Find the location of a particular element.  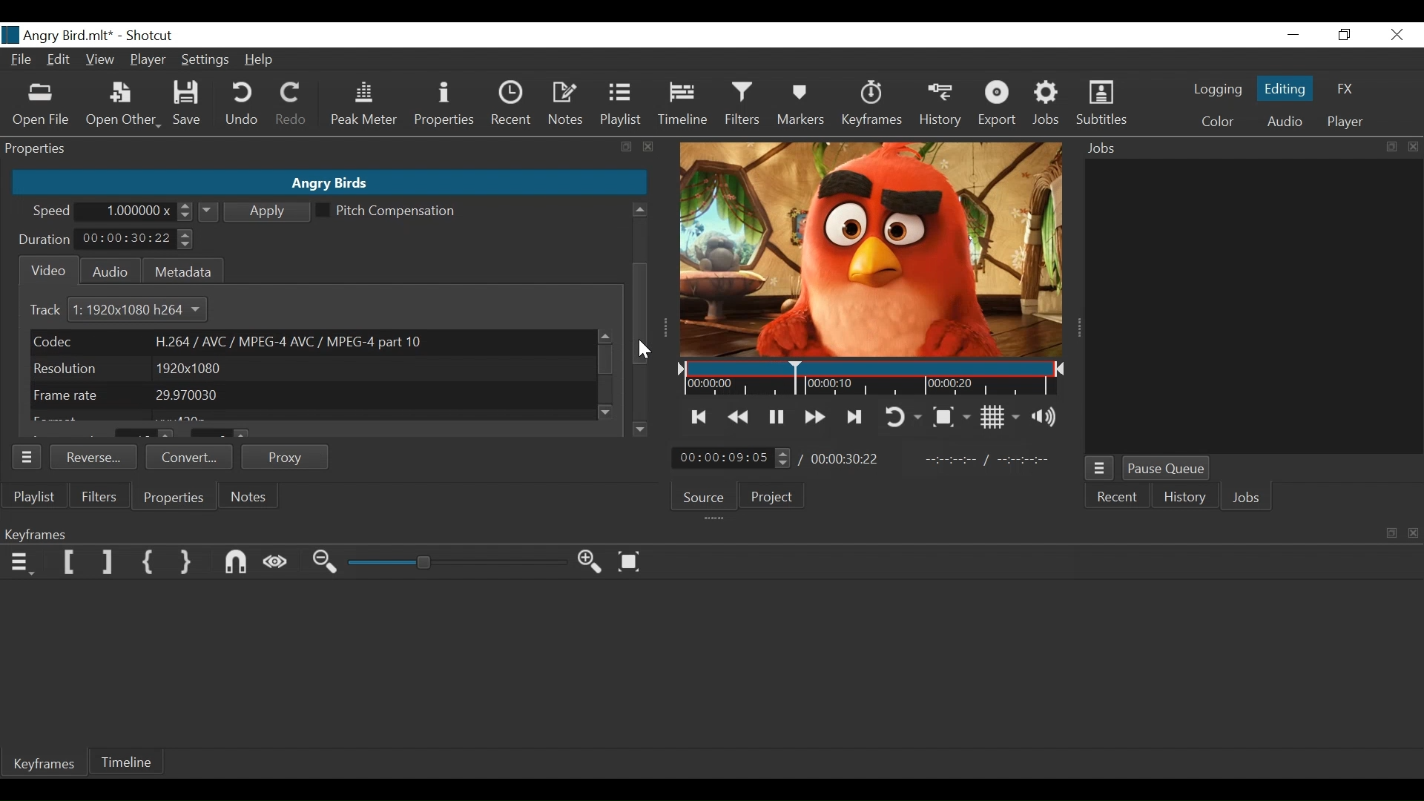

Reverse is located at coordinates (94, 455).